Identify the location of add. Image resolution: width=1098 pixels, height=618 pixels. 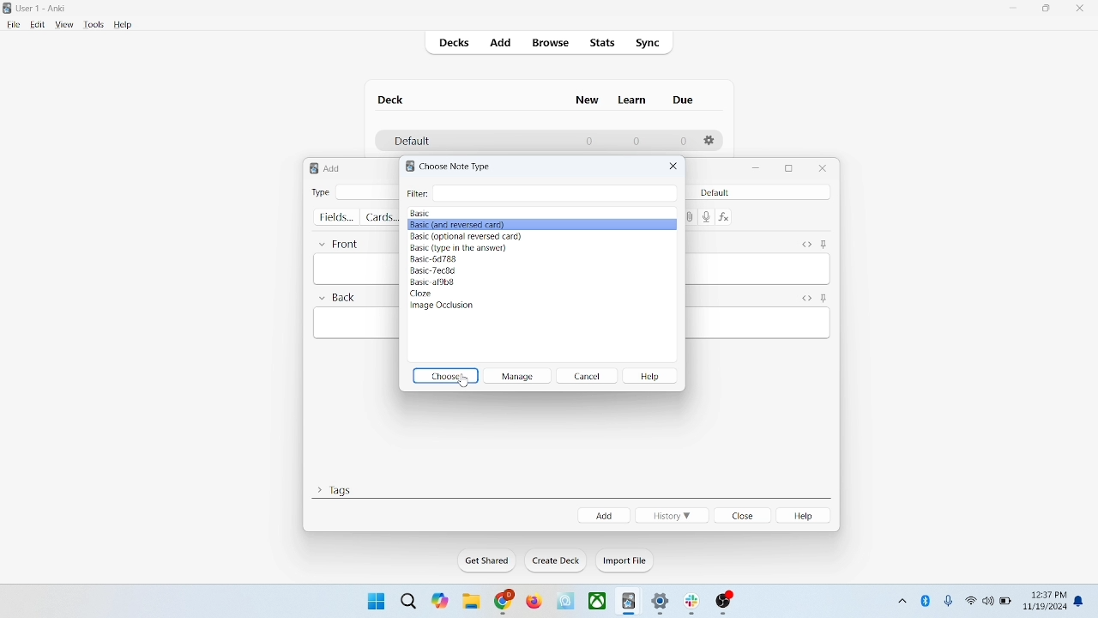
(335, 168).